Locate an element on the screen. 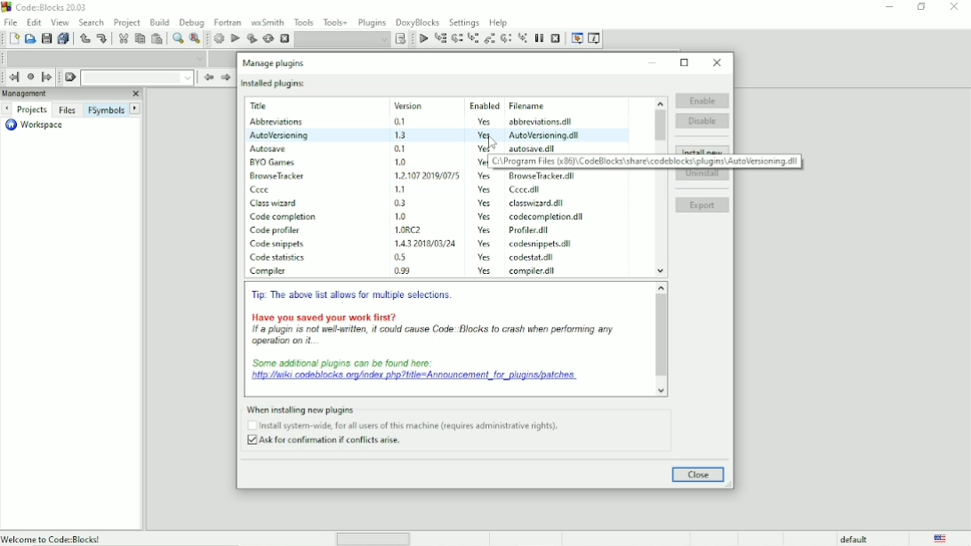 This screenshot has height=546, width=971. Cut is located at coordinates (122, 38).